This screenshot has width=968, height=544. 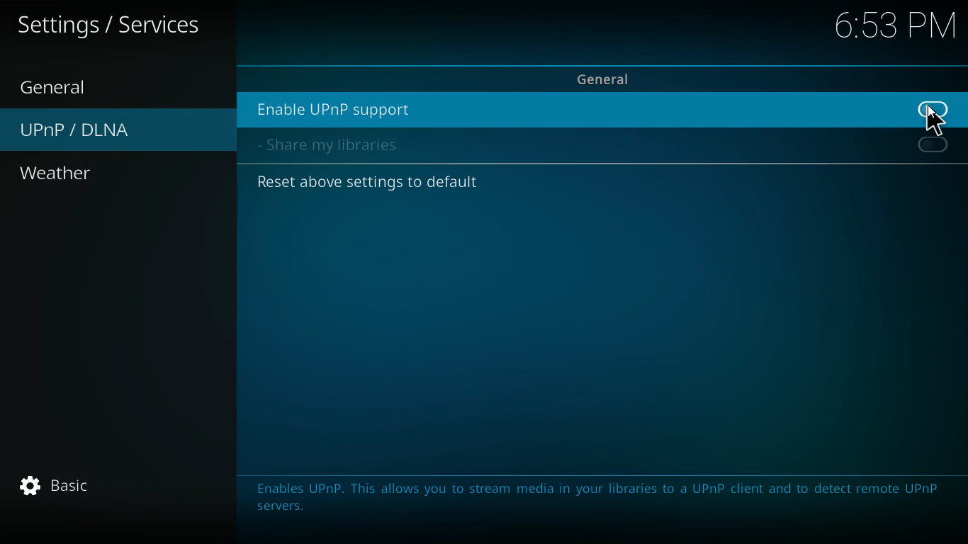 What do you see at coordinates (935, 119) in the screenshot?
I see `Cursor` at bounding box center [935, 119].